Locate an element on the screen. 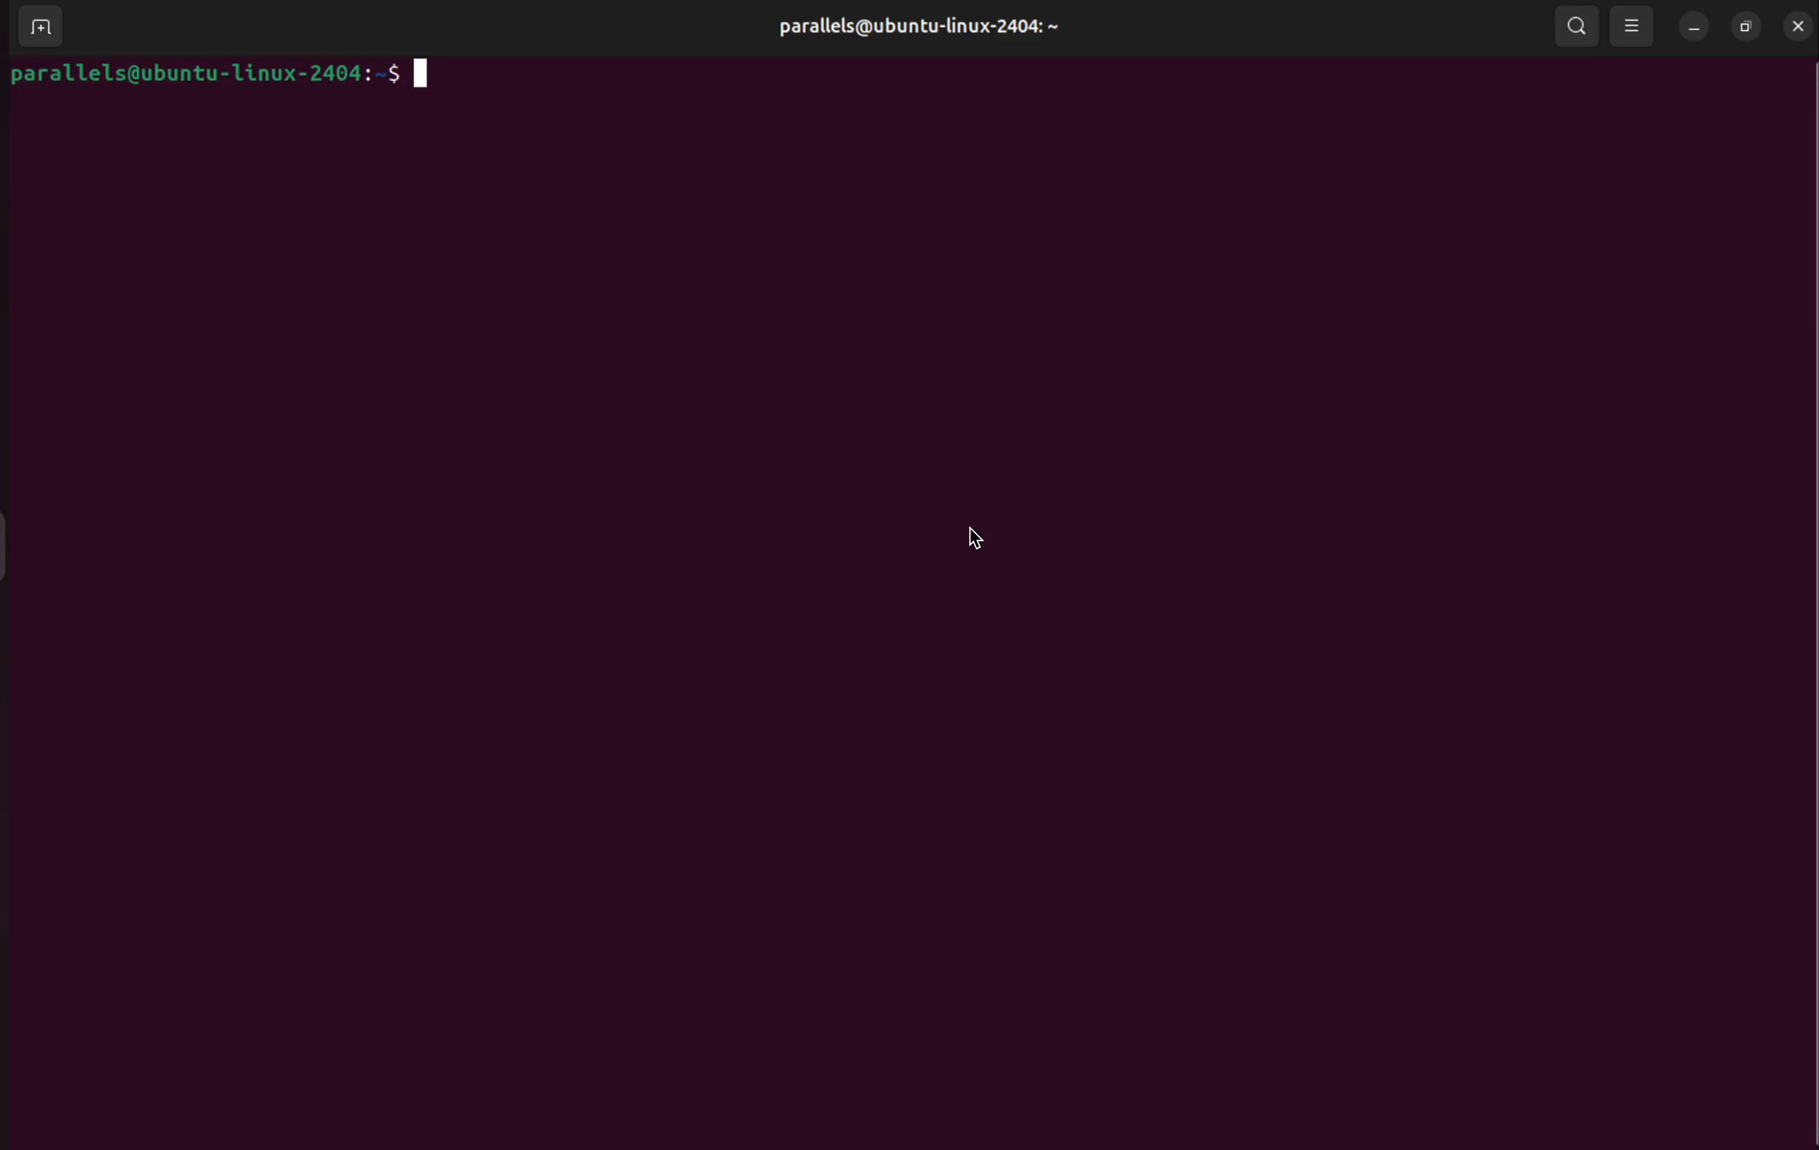 The width and height of the screenshot is (1819, 1150). bash prompt is located at coordinates (216, 76).